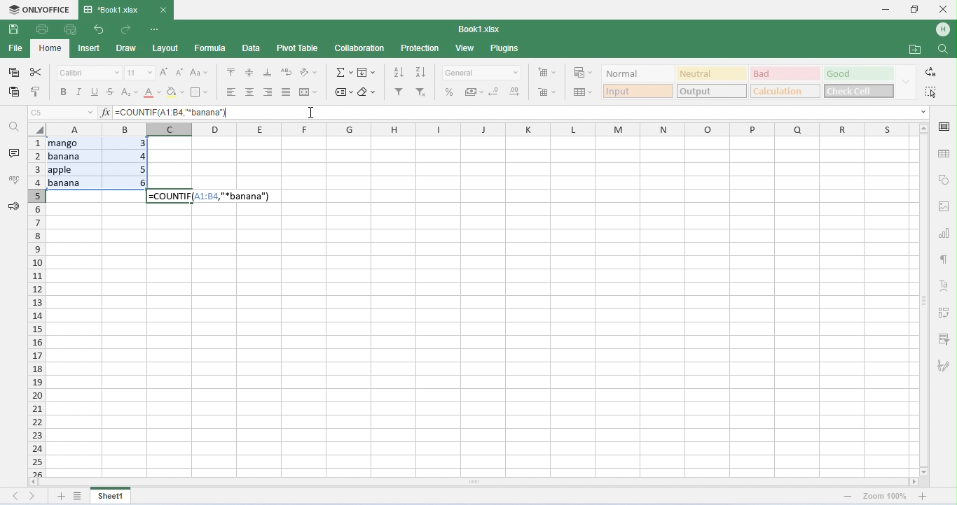 The height and width of the screenshot is (505, 957). Describe the element at coordinates (105, 112) in the screenshot. I see `insert function` at that location.